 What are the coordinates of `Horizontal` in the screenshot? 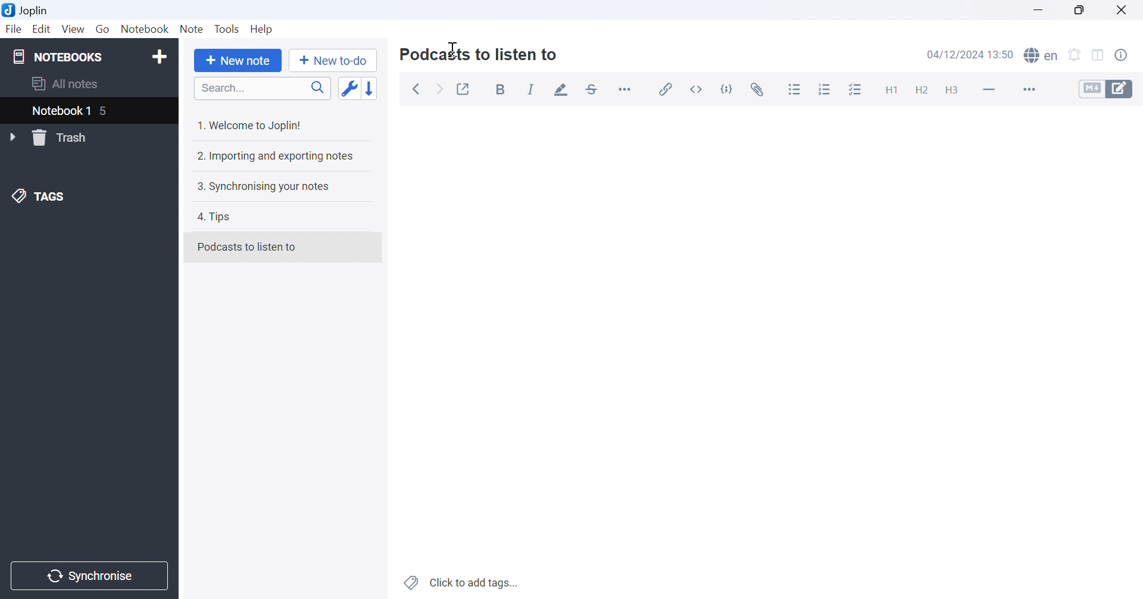 It's located at (626, 89).